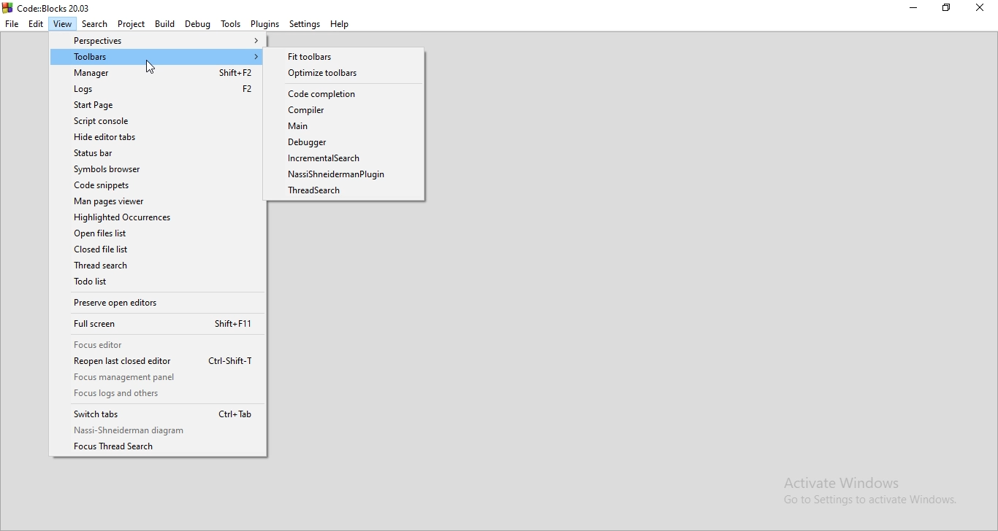 The height and width of the screenshot is (531, 998). What do you see at coordinates (197, 24) in the screenshot?
I see `Debug ` at bounding box center [197, 24].